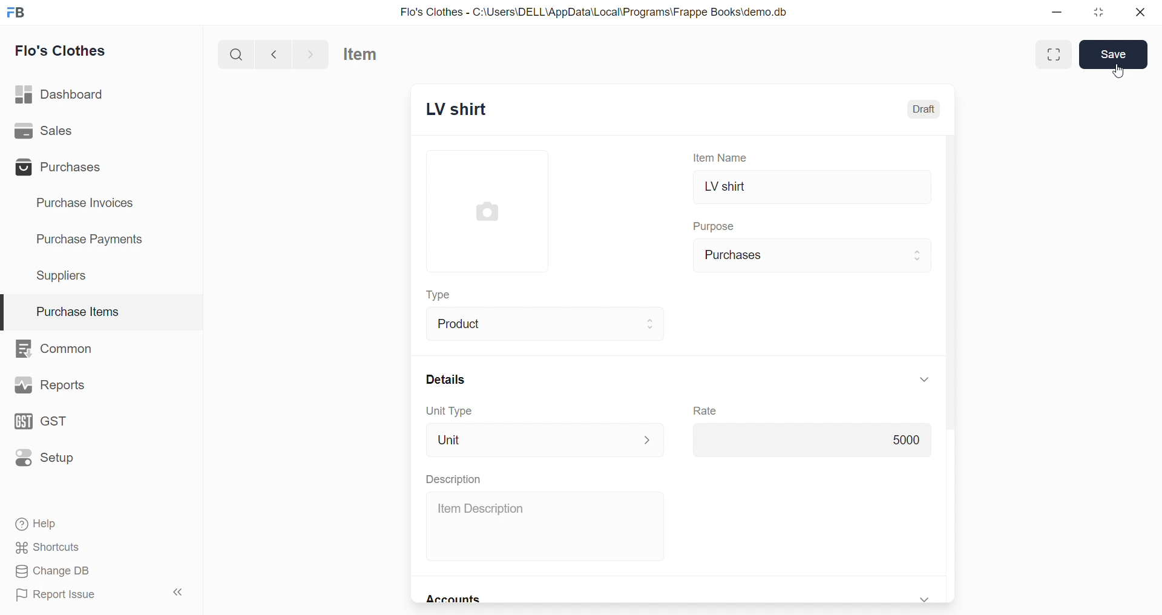 The height and width of the screenshot is (615, 1162). Describe the element at coordinates (448, 411) in the screenshot. I see `Unit Type` at that location.